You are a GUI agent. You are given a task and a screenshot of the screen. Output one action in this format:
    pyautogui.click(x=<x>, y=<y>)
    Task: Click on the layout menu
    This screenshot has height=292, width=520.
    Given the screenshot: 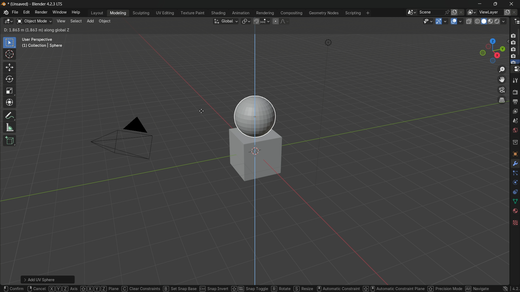 What is the action you would take?
    pyautogui.click(x=96, y=13)
    